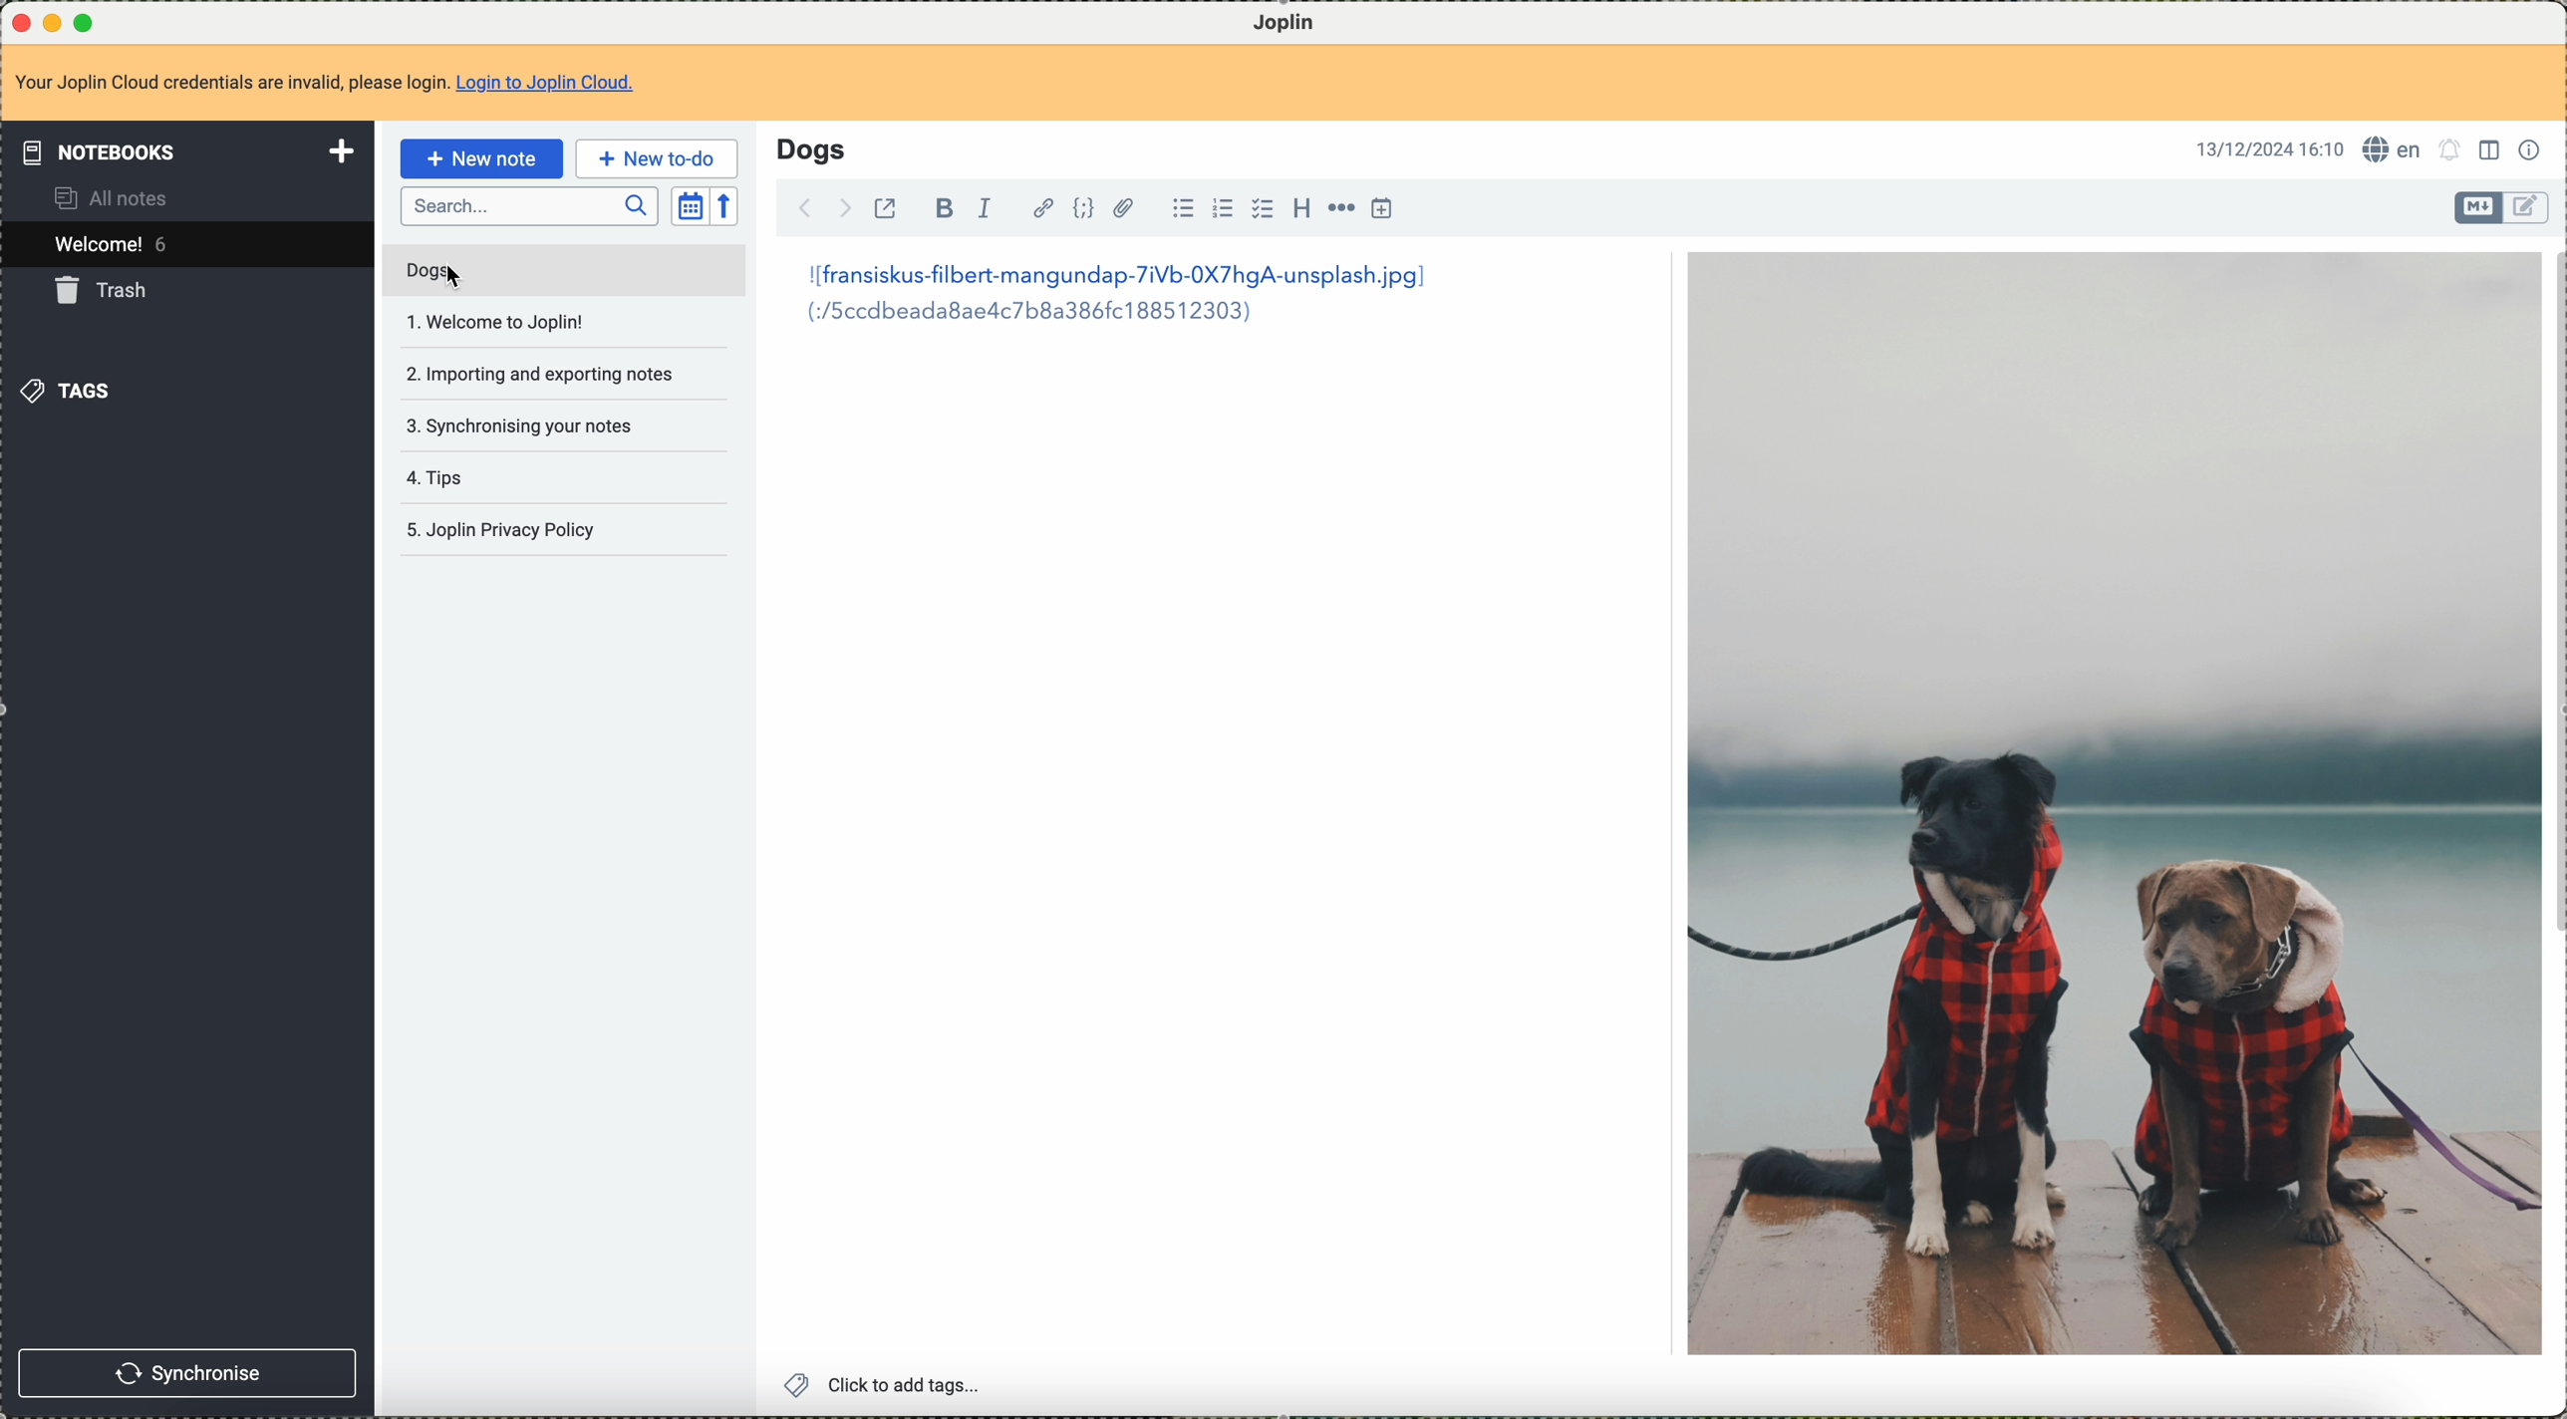 Image resolution: width=2567 pixels, height=1419 pixels. What do you see at coordinates (537, 374) in the screenshot?
I see `importing and exportin notes` at bounding box center [537, 374].